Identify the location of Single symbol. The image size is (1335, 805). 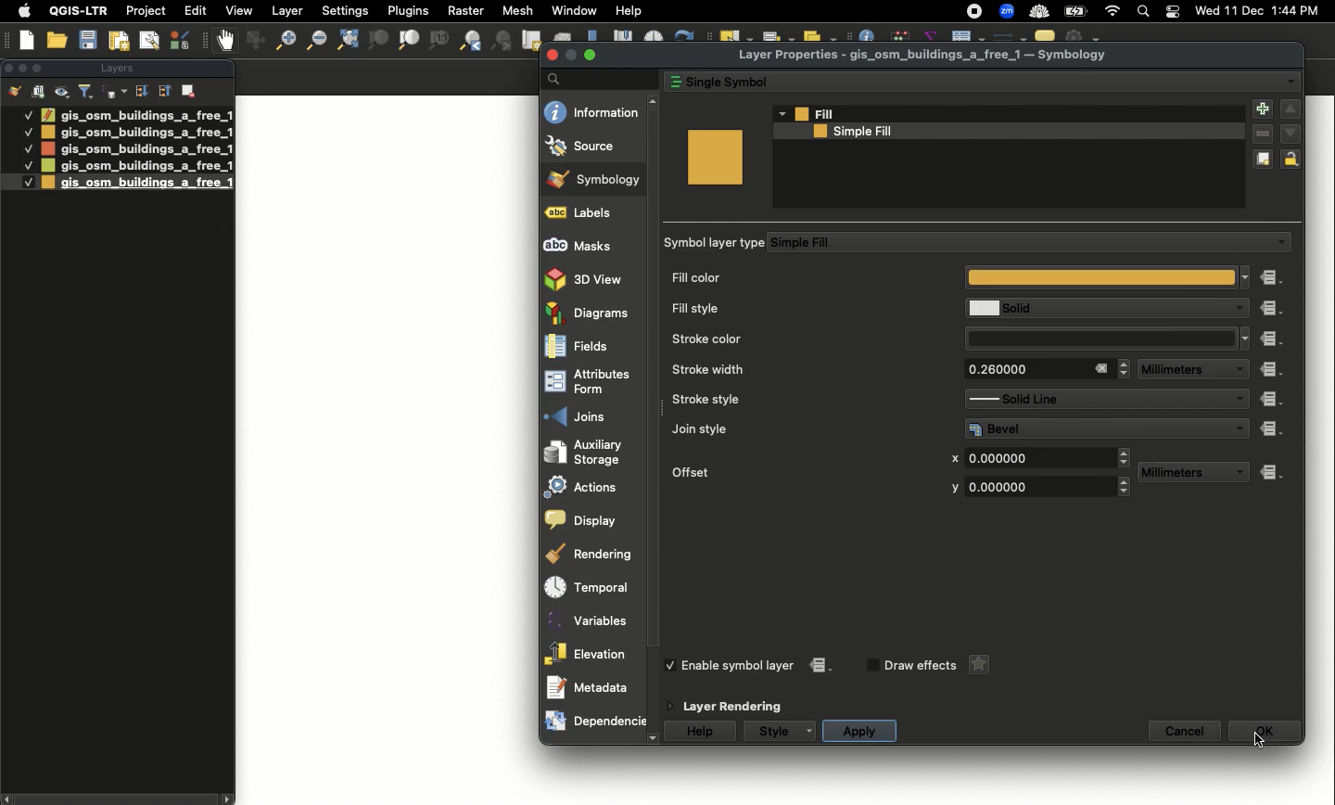
(962, 80).